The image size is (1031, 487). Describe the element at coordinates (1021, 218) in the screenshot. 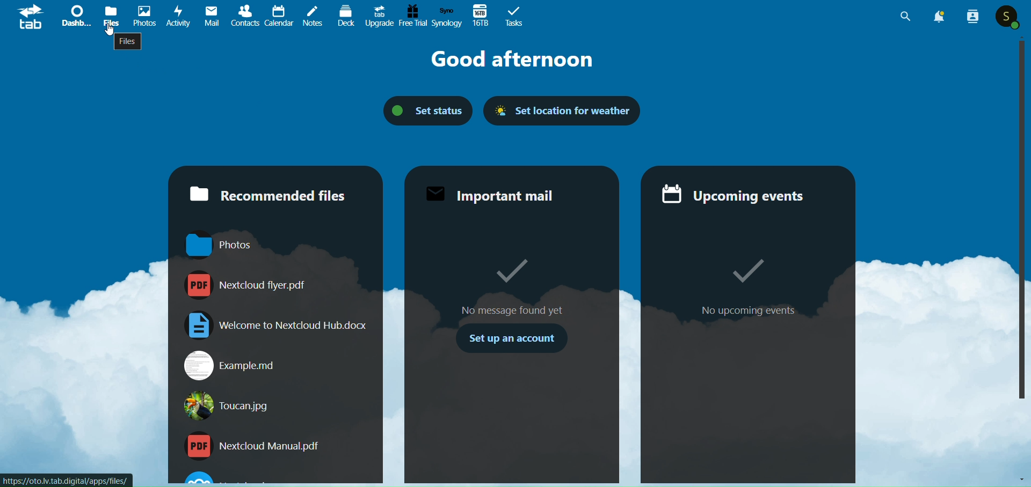

I see `Vertical slide bar` at that location.